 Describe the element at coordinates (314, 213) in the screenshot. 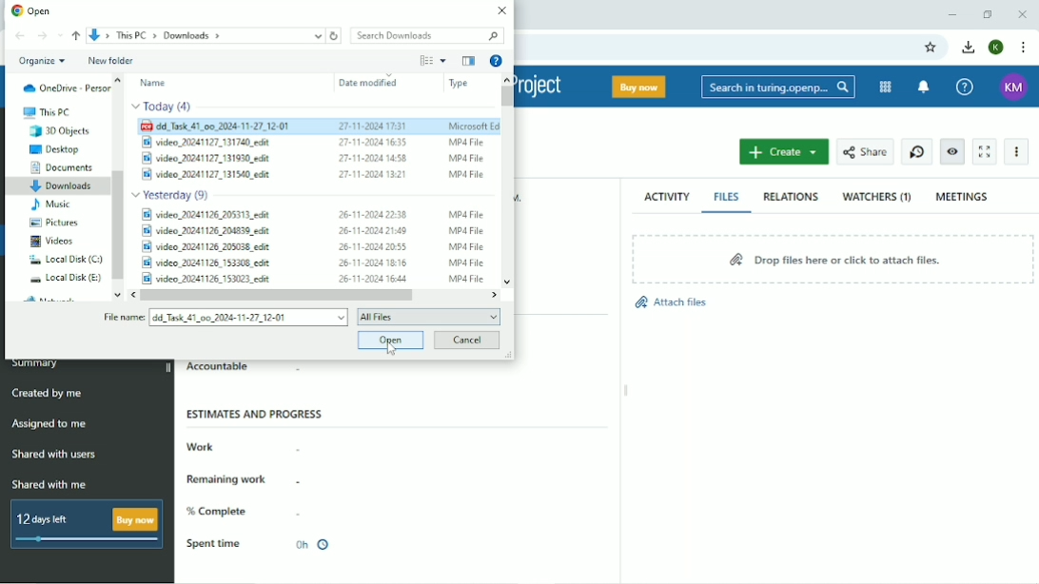

I see `Video file` at that location.